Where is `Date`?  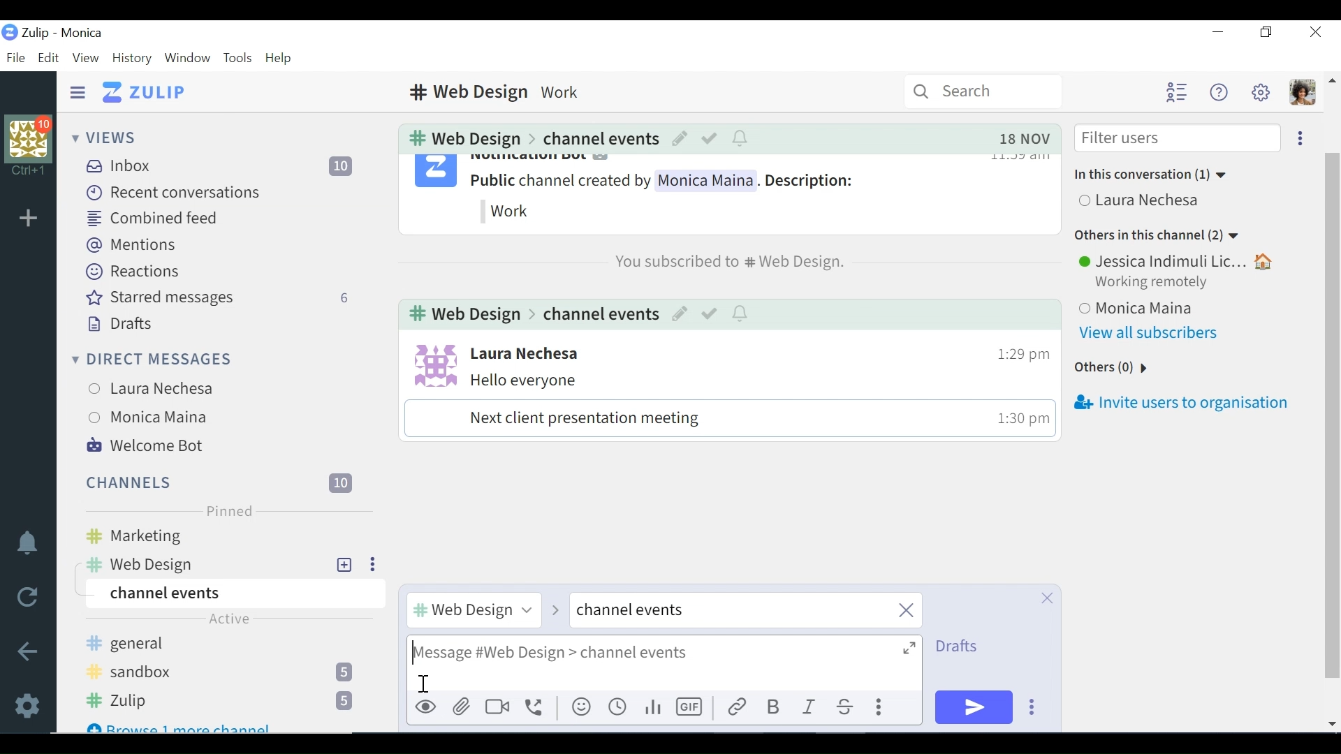
Date is located at coordinates (1025, 138).